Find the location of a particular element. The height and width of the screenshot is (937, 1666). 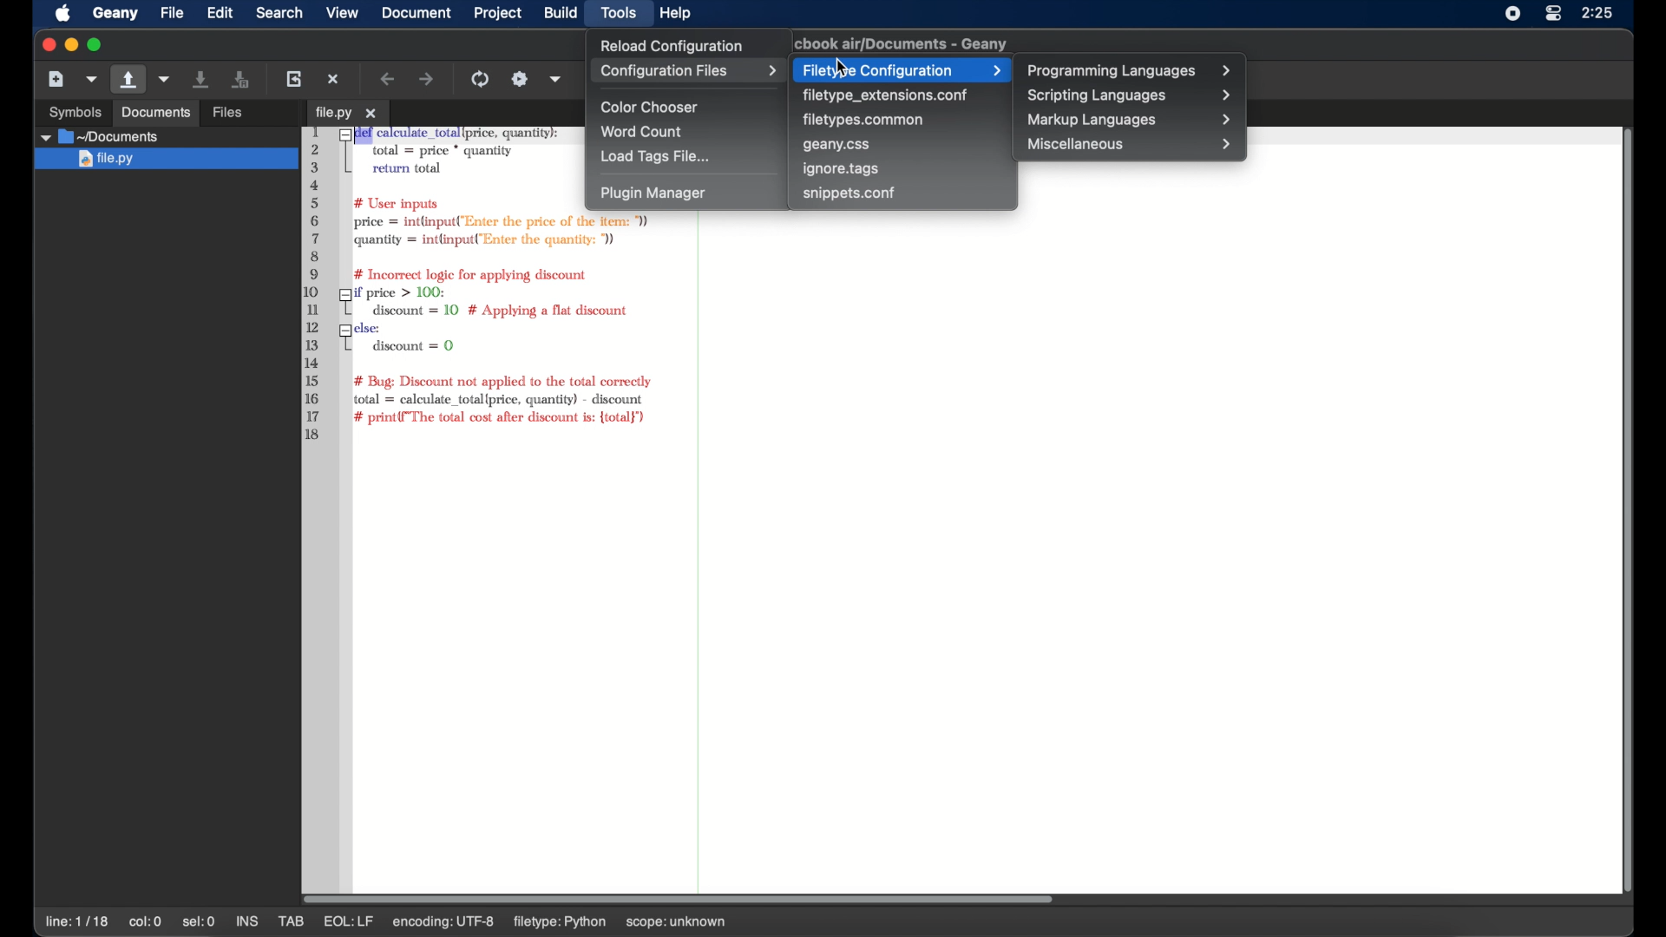

scope: unknown is located at coordinates (729, 923).